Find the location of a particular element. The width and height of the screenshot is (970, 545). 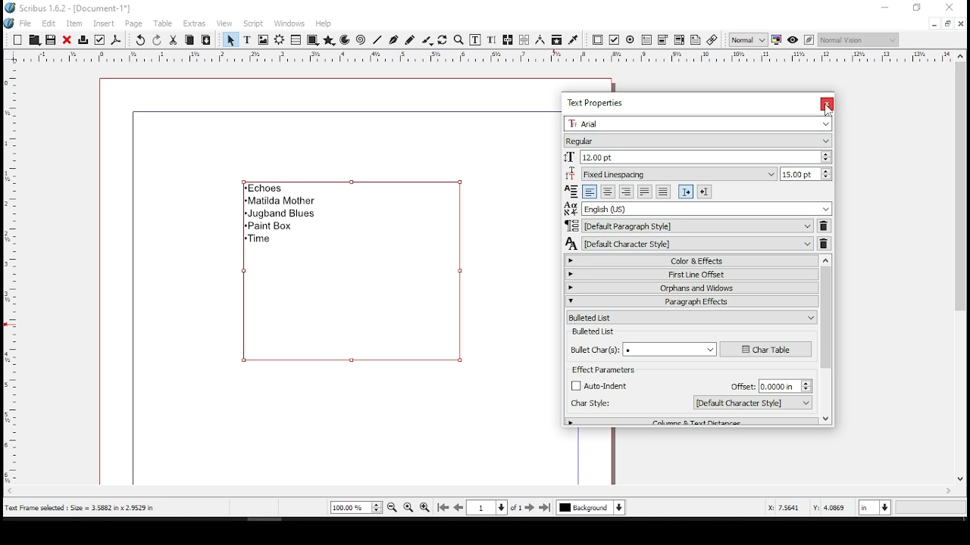

select layer is located at coordinates (591, 507).